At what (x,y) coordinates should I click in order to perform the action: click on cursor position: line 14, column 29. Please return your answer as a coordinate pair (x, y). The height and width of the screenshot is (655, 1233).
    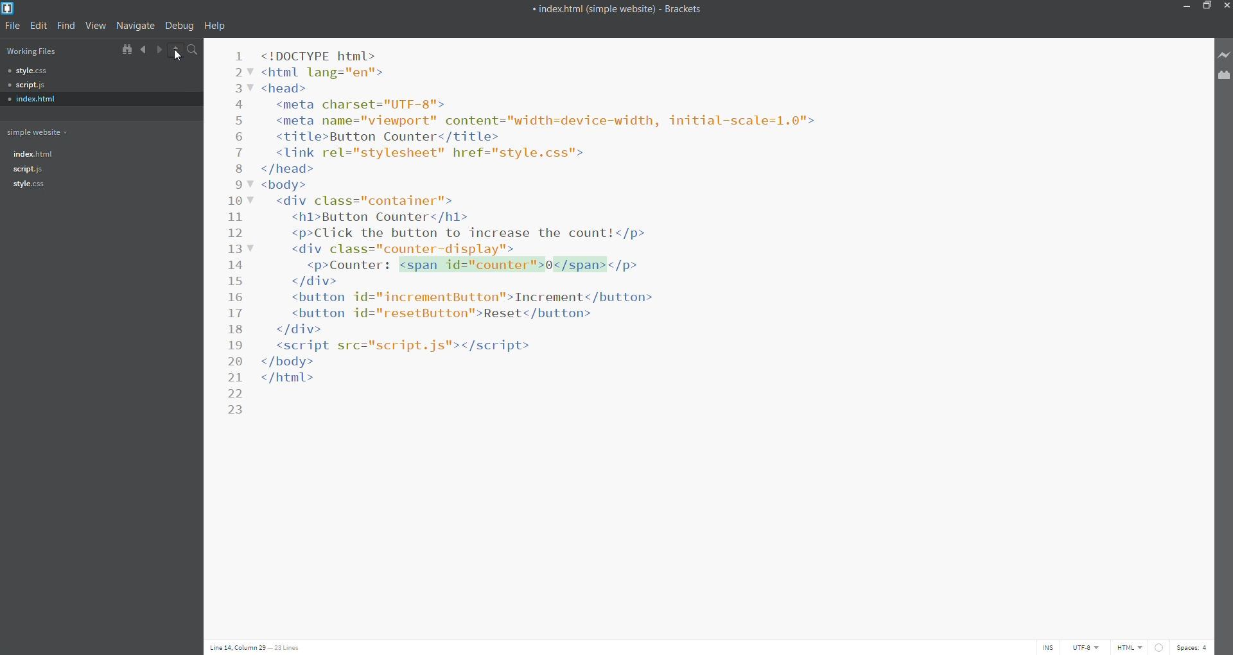
    Looking at the image, I should click on (236, 648).